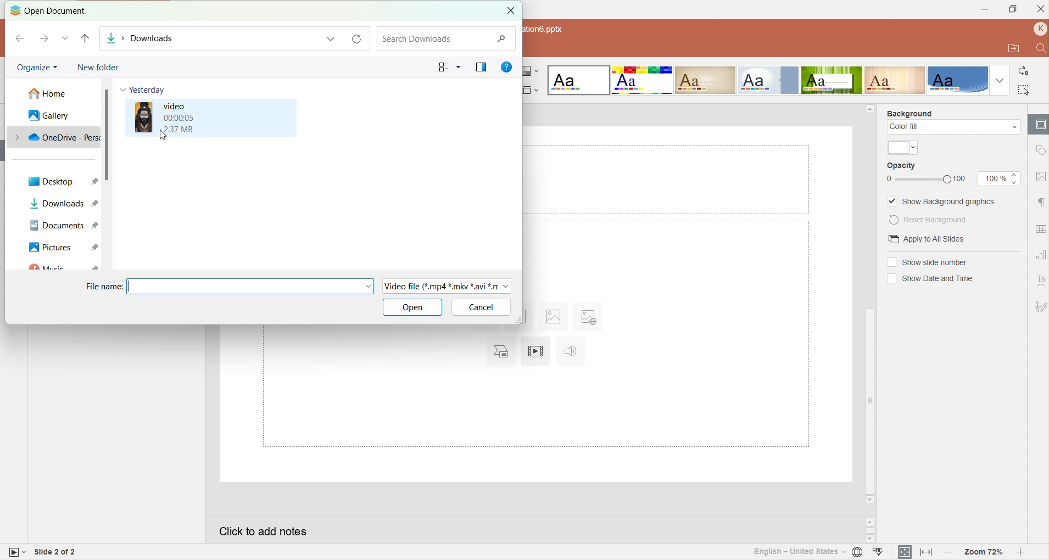  I want to click on Fit to slide, so click(904, 552).